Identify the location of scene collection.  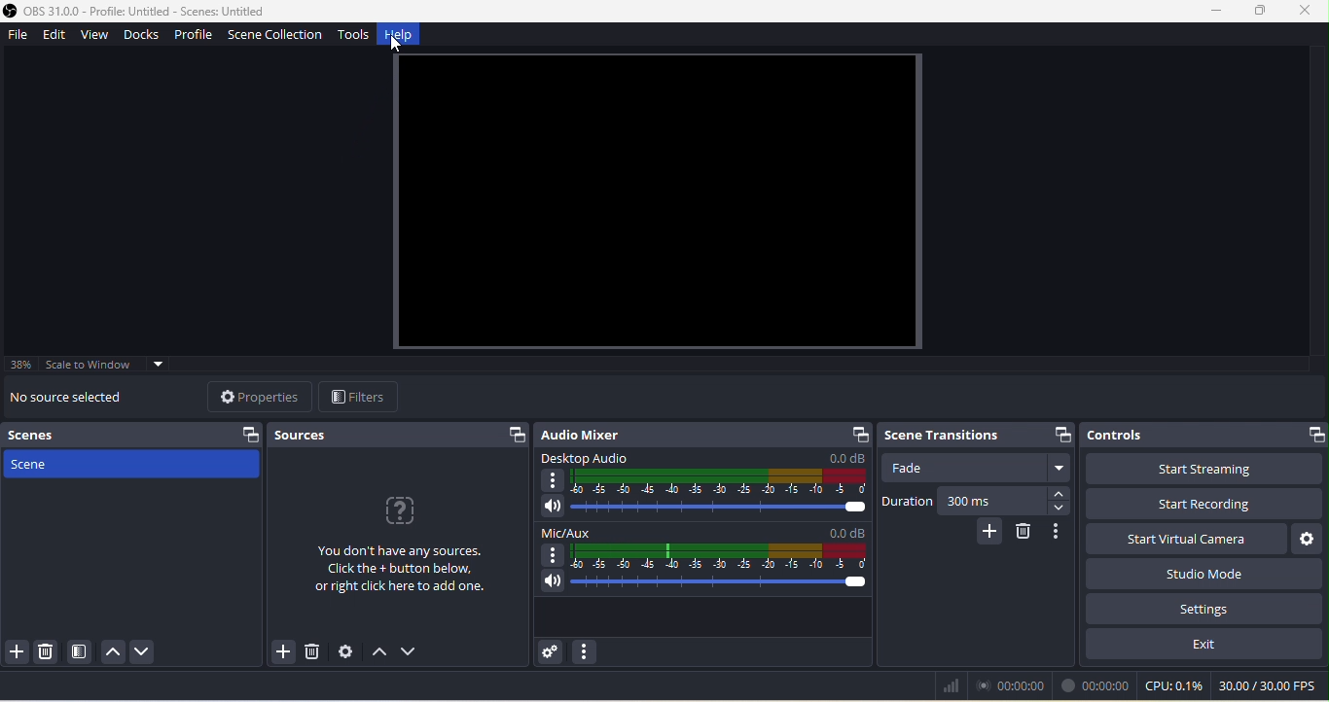
(273, 37).